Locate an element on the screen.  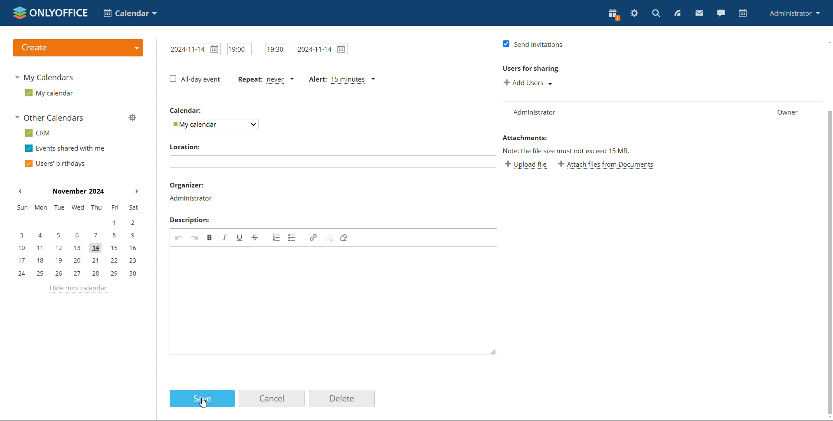
bold is located at coordinates (209, 238).